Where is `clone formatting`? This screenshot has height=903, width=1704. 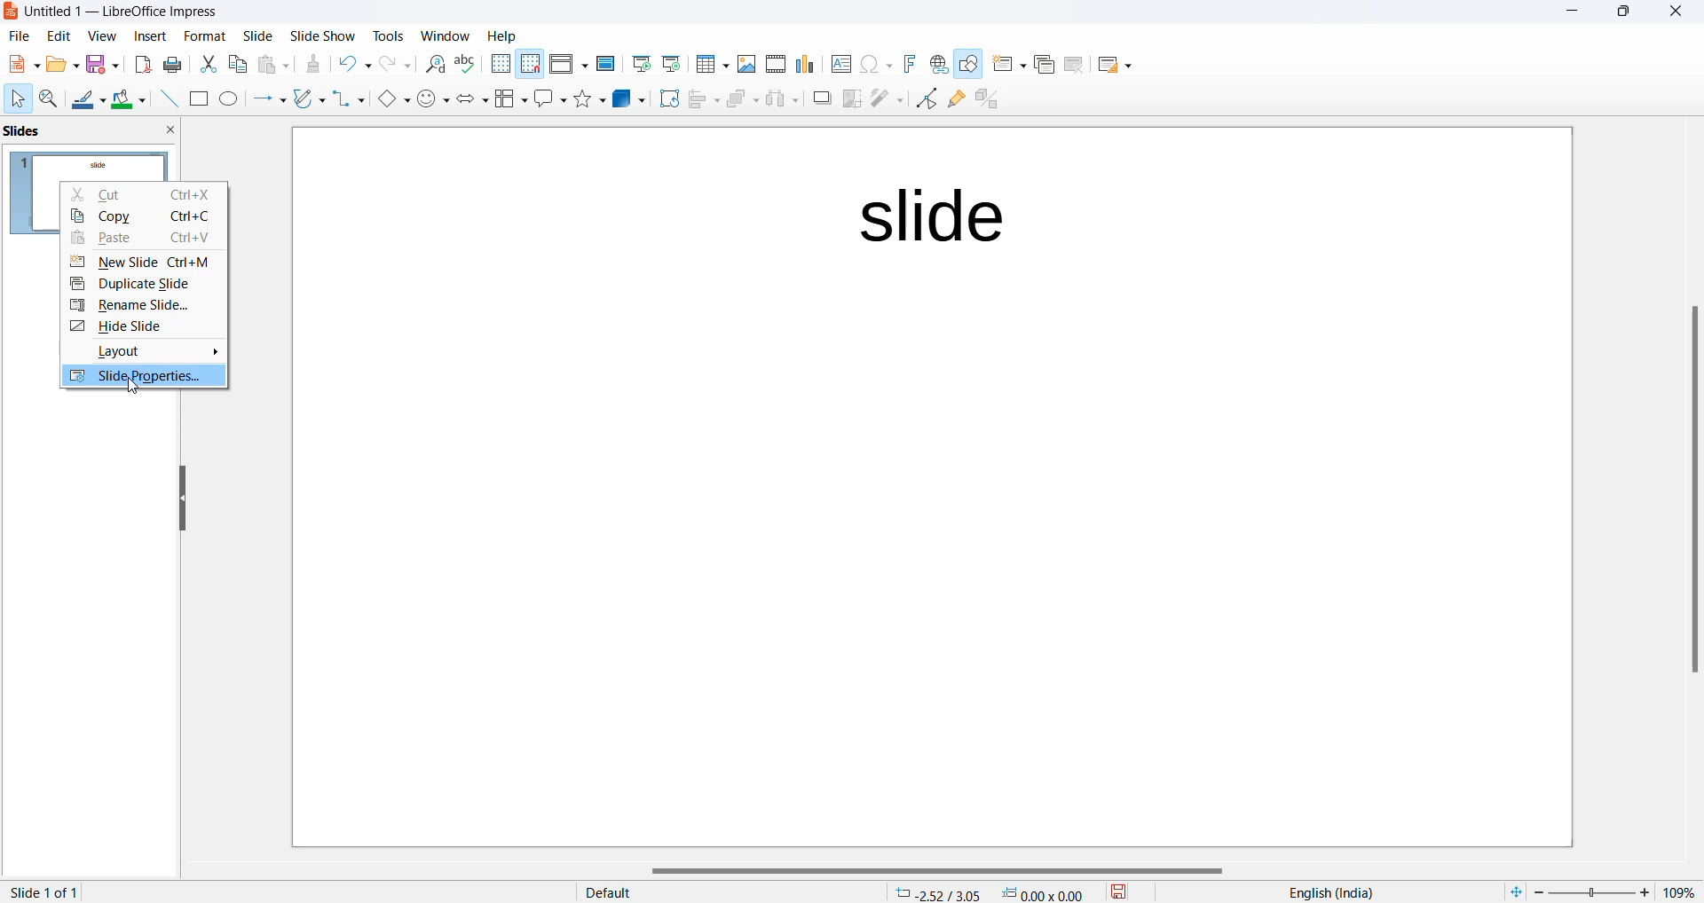 clone formatting is located at coordinates (312, 67).